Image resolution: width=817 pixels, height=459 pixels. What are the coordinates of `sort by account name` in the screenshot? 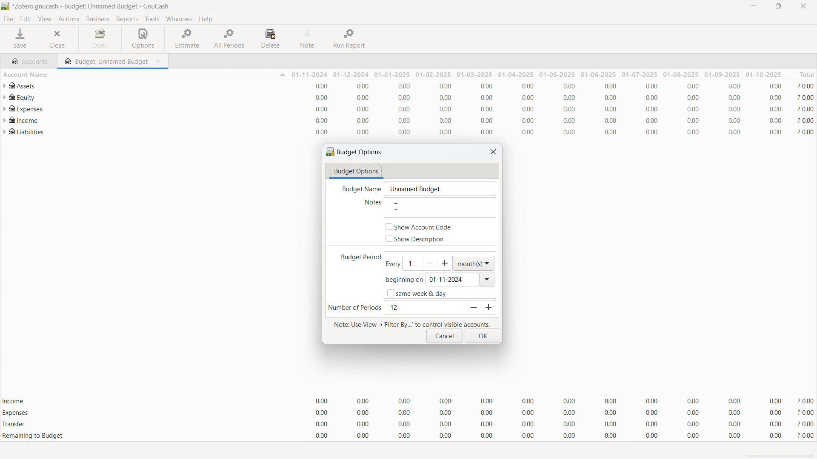 It's located at (144, 74).